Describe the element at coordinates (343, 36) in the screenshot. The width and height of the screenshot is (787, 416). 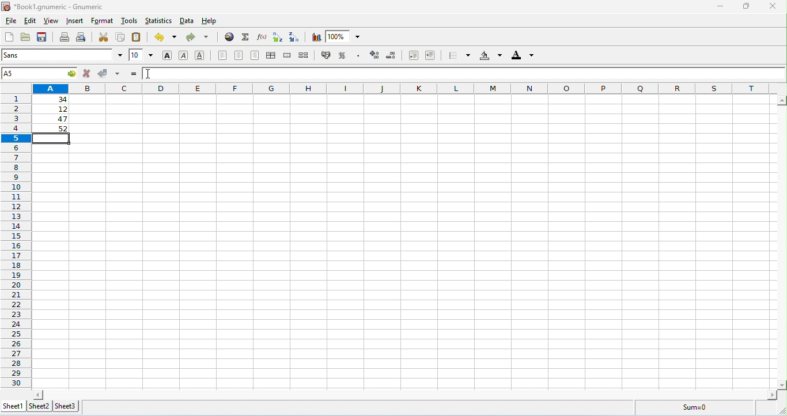
I see `zoom` at that location.